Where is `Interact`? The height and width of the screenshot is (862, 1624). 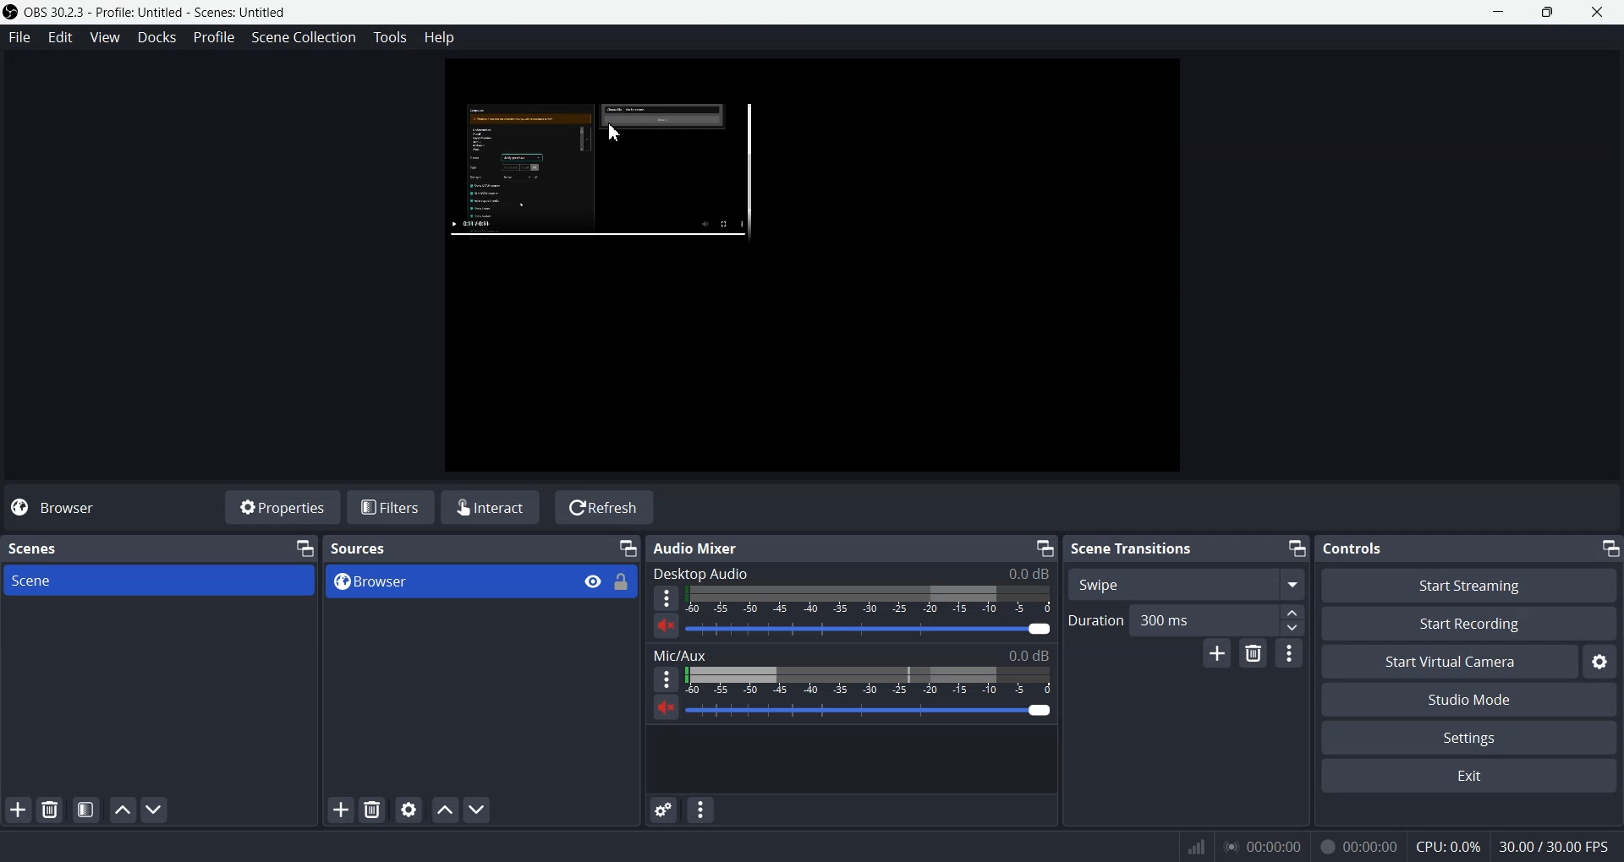
Interact is located at coordinates (492, 507).